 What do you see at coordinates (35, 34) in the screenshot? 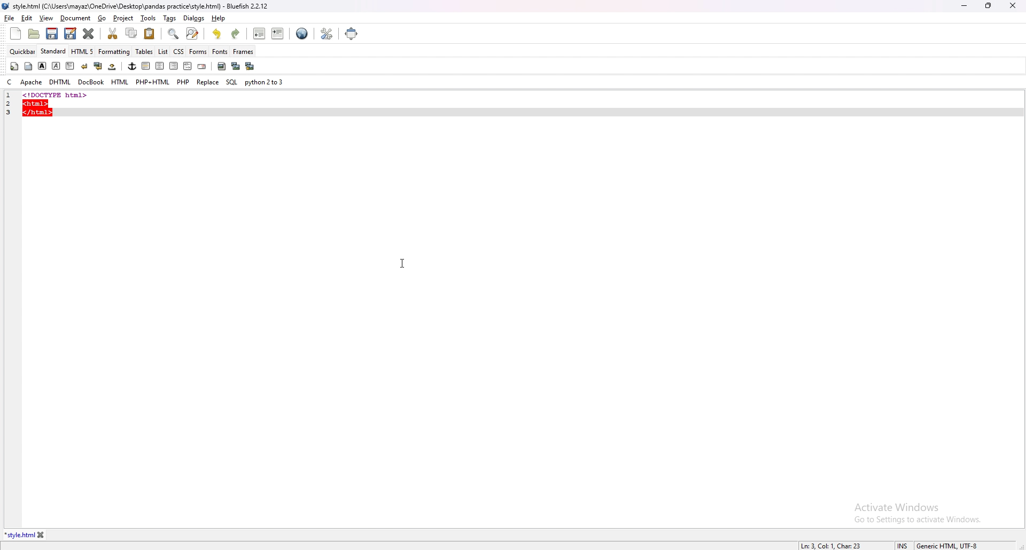
I see `open` at bounding box center [35, 34].